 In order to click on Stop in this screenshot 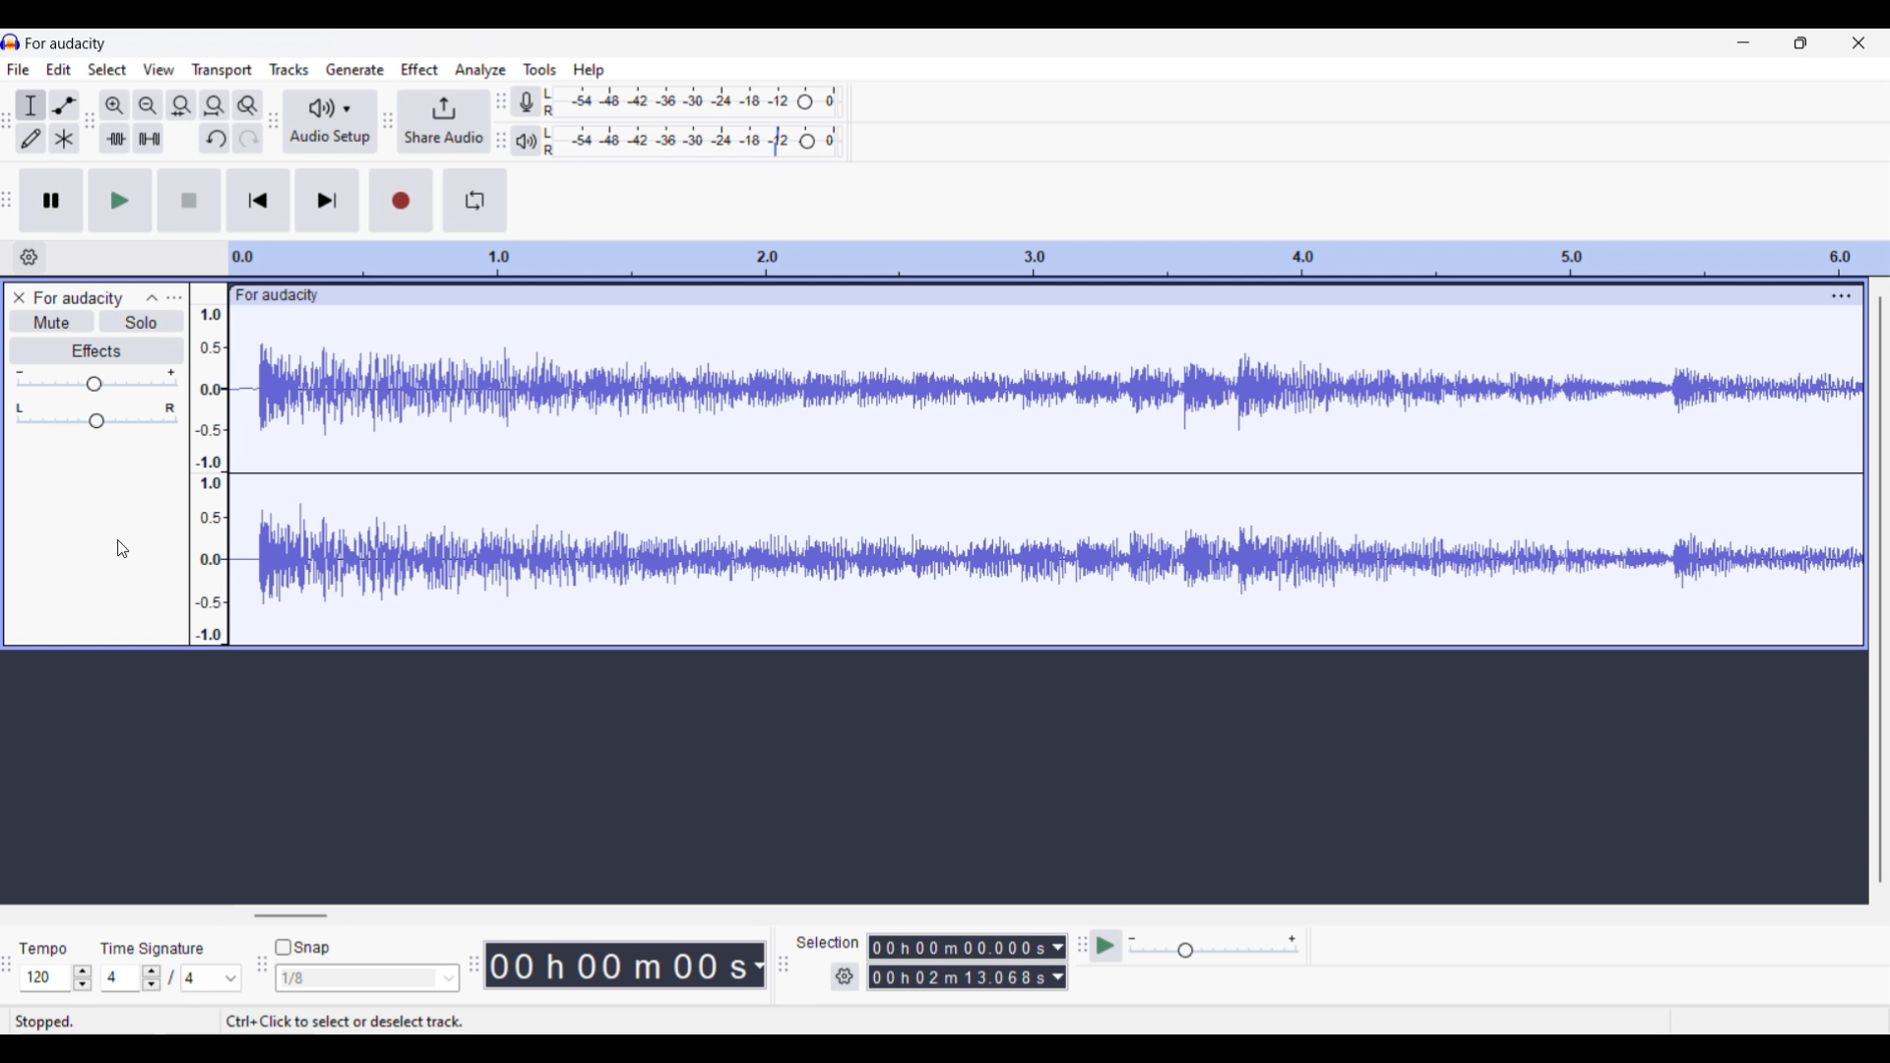, I will do `click(189, 200)`.